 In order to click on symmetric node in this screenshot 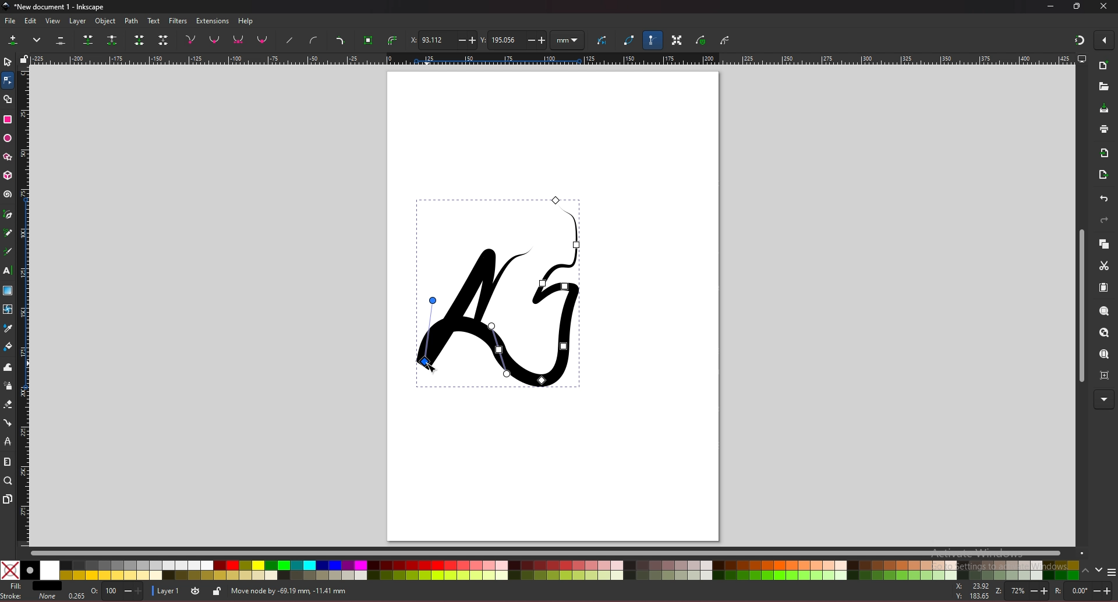, I will do `click(238, 39)`.